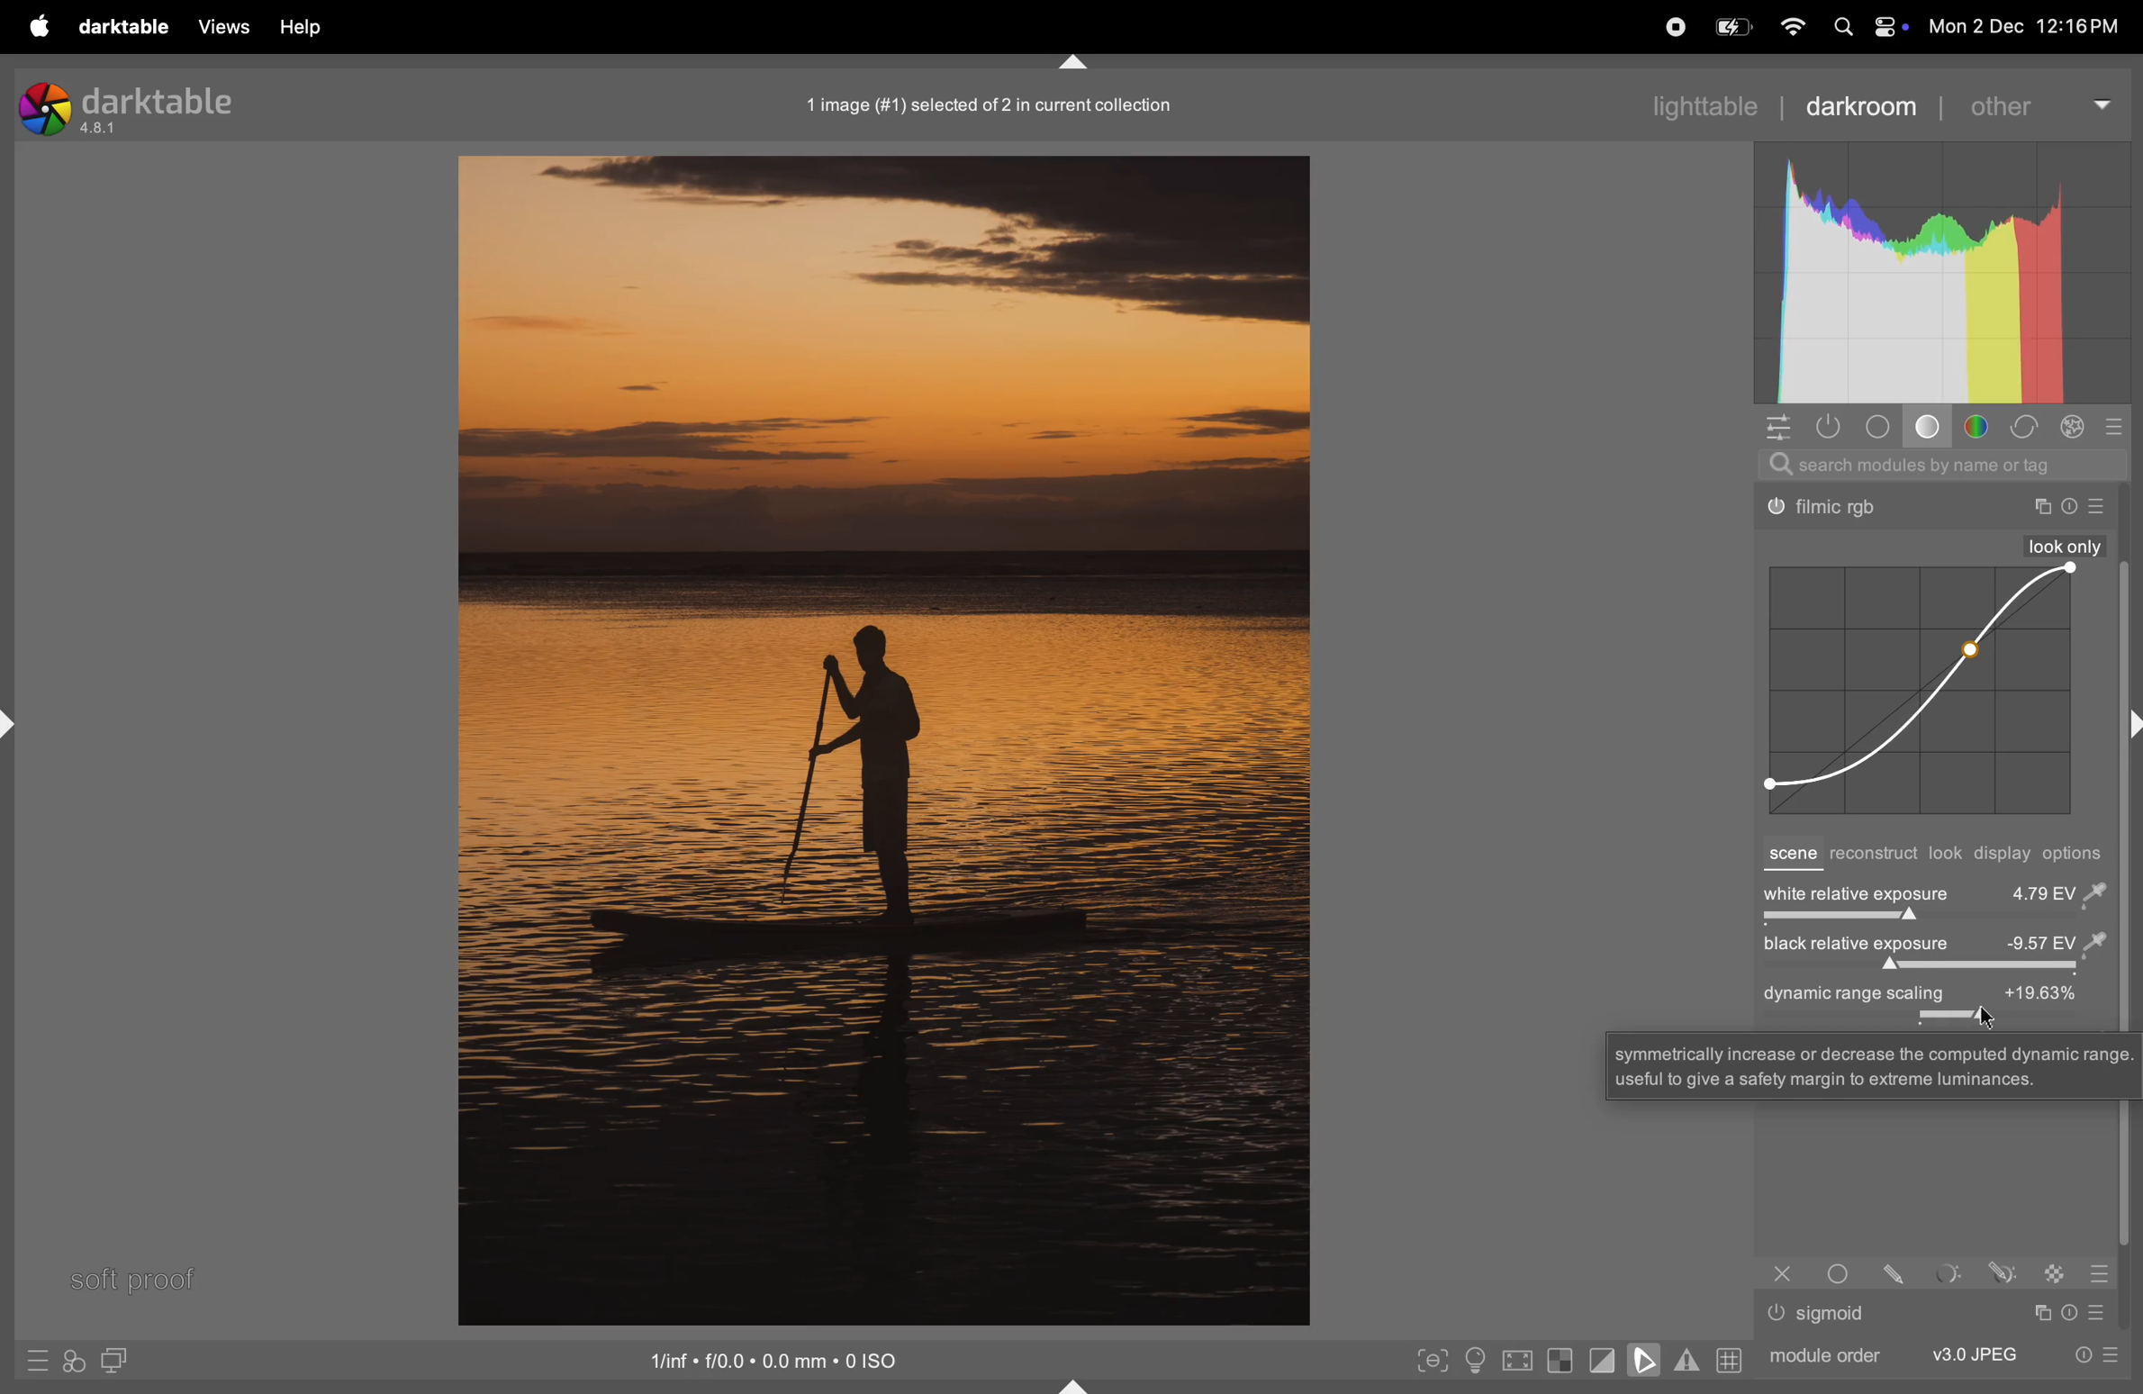  Describe the element at coordinates (1942, 465) in the screenshot. I see `searchbar` at that location.